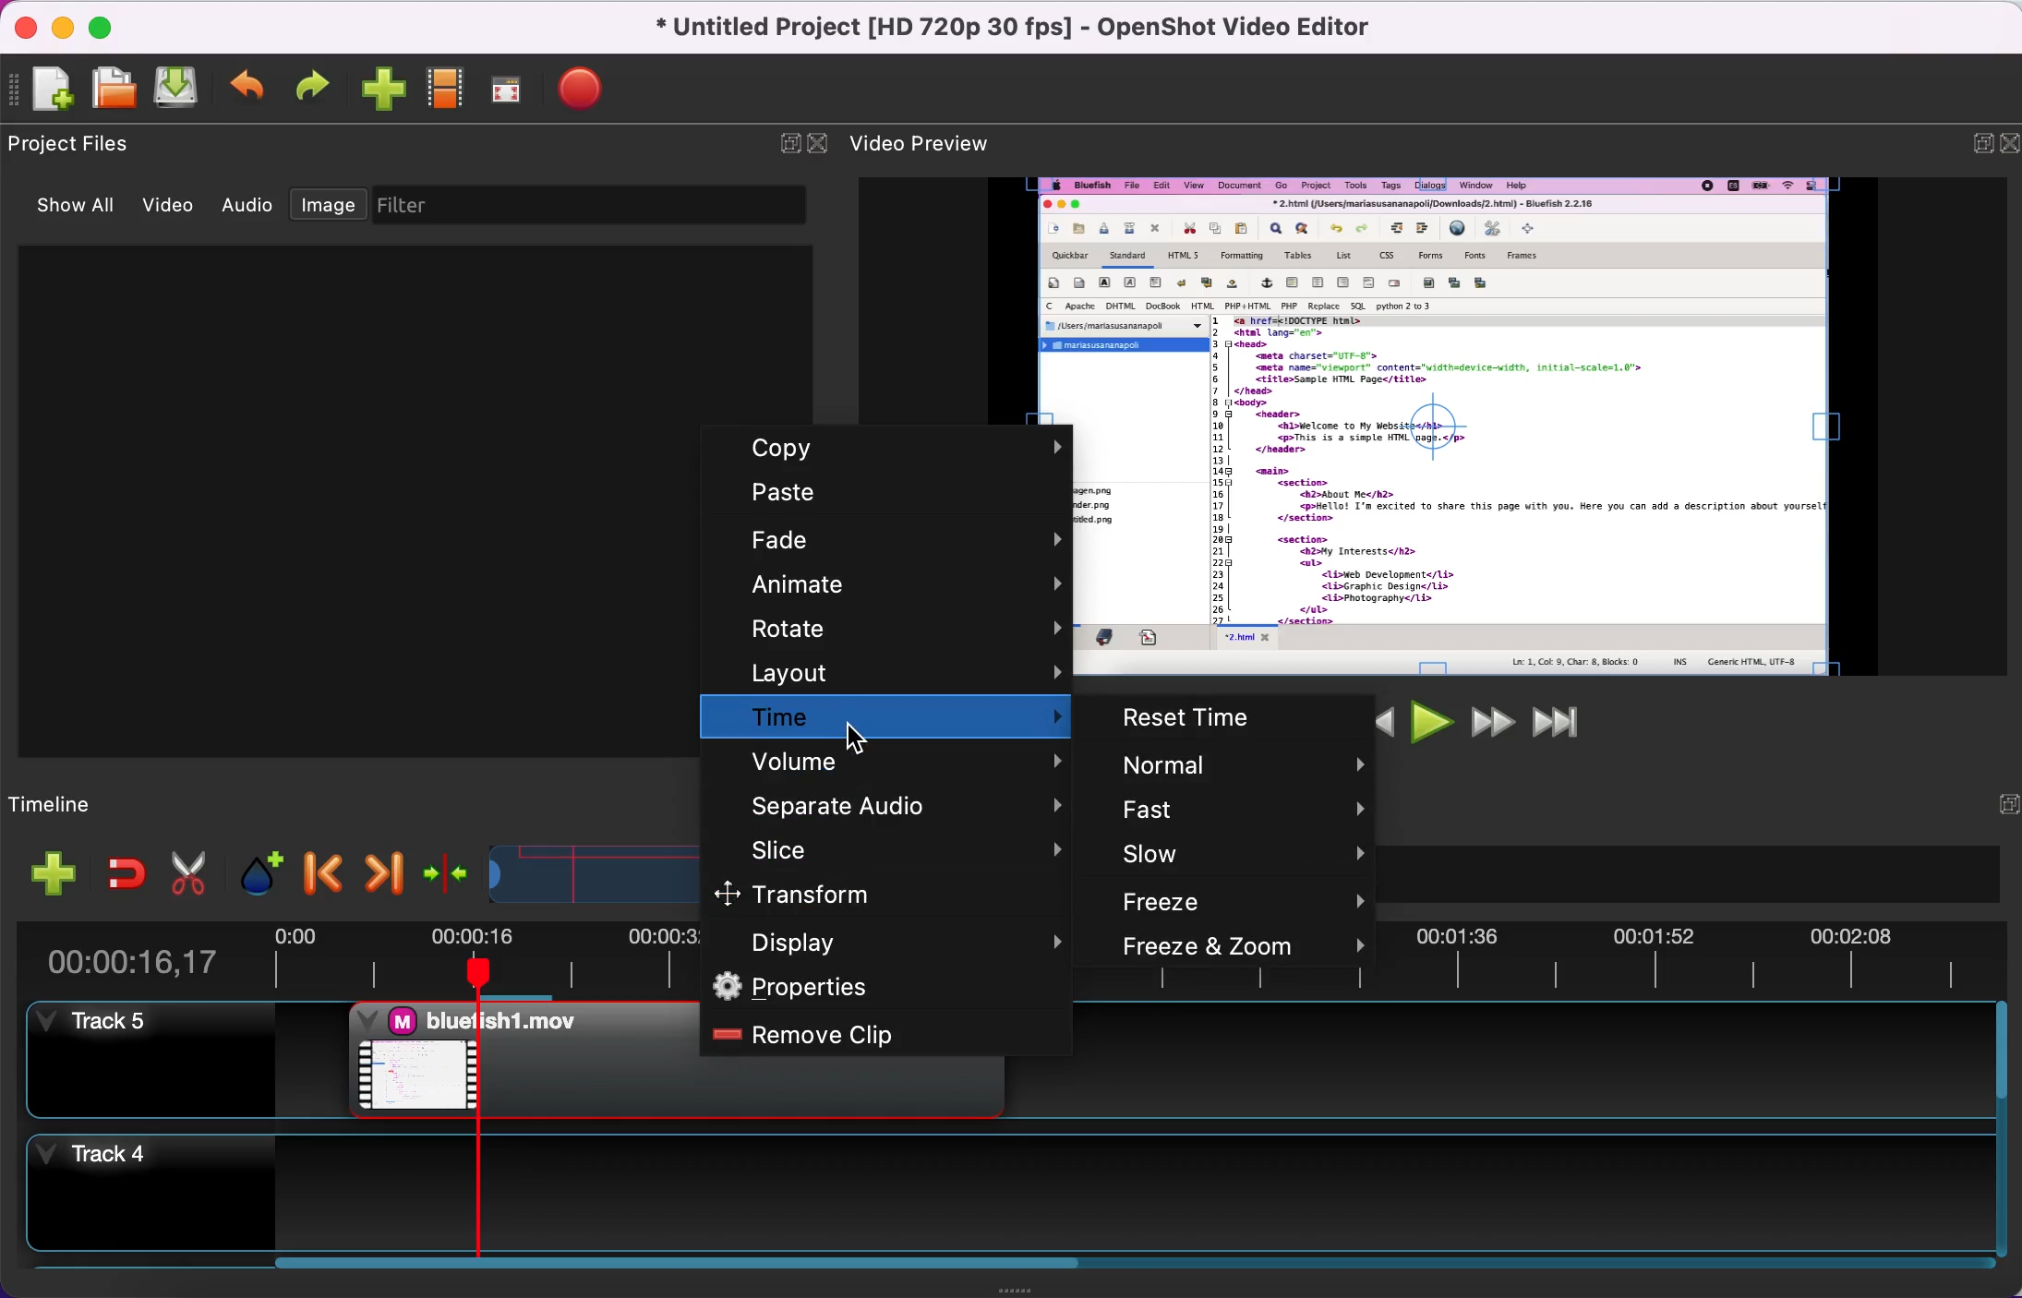 This screenshot has width=2022, height=1298. What do you see at coordinates (891, 538) in the screenshot?
I see `fade` at bounding box center [891, 538].